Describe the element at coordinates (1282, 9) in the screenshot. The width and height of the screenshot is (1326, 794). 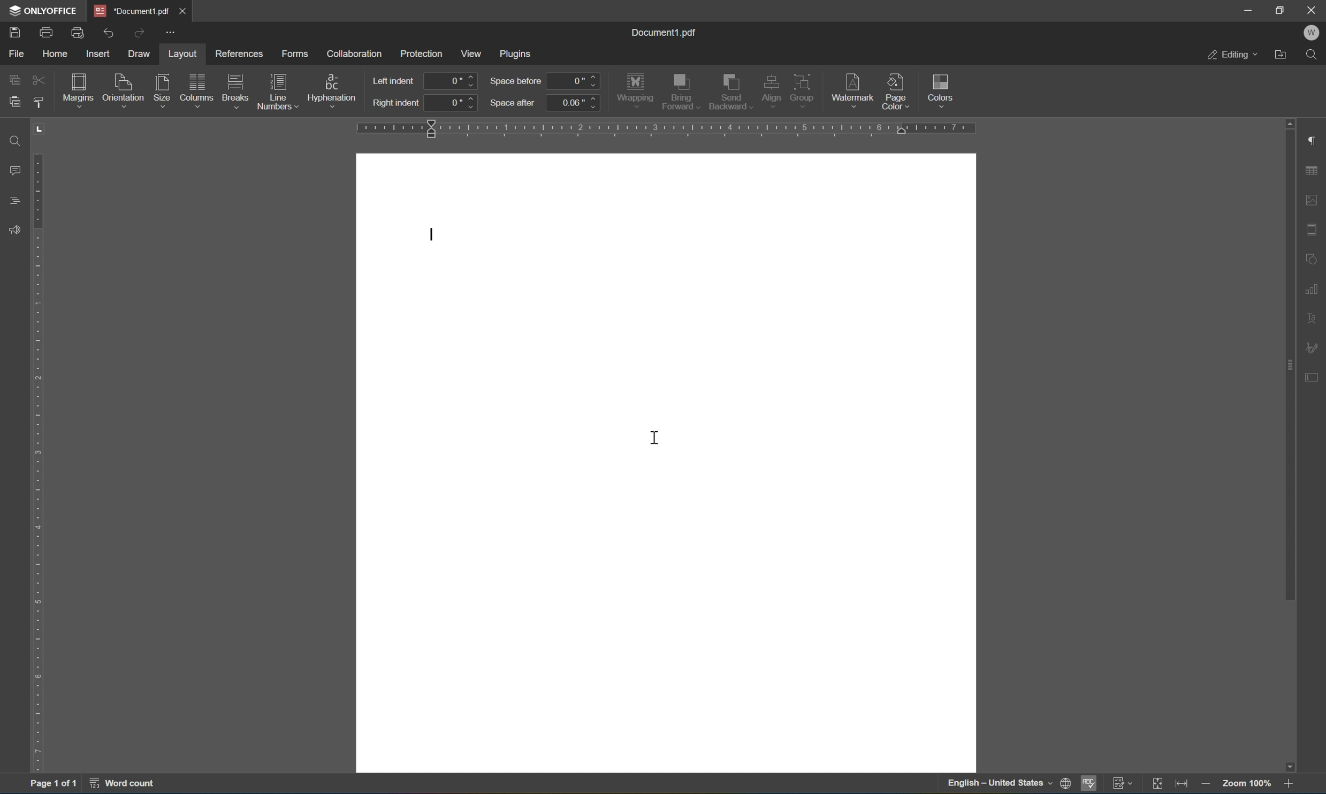
I see `restore down` at that location.